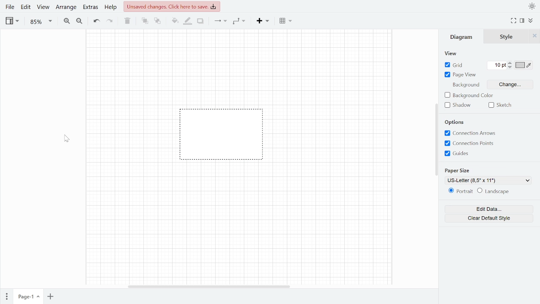  Describe the element at coordinates (188, 21) in the screenshot. I see `Fill line` at that location.